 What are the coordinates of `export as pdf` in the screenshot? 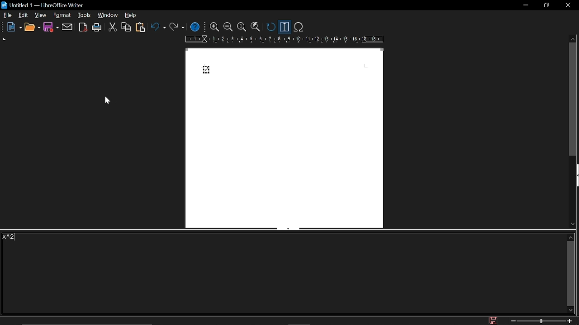 It's located at (82, 27).